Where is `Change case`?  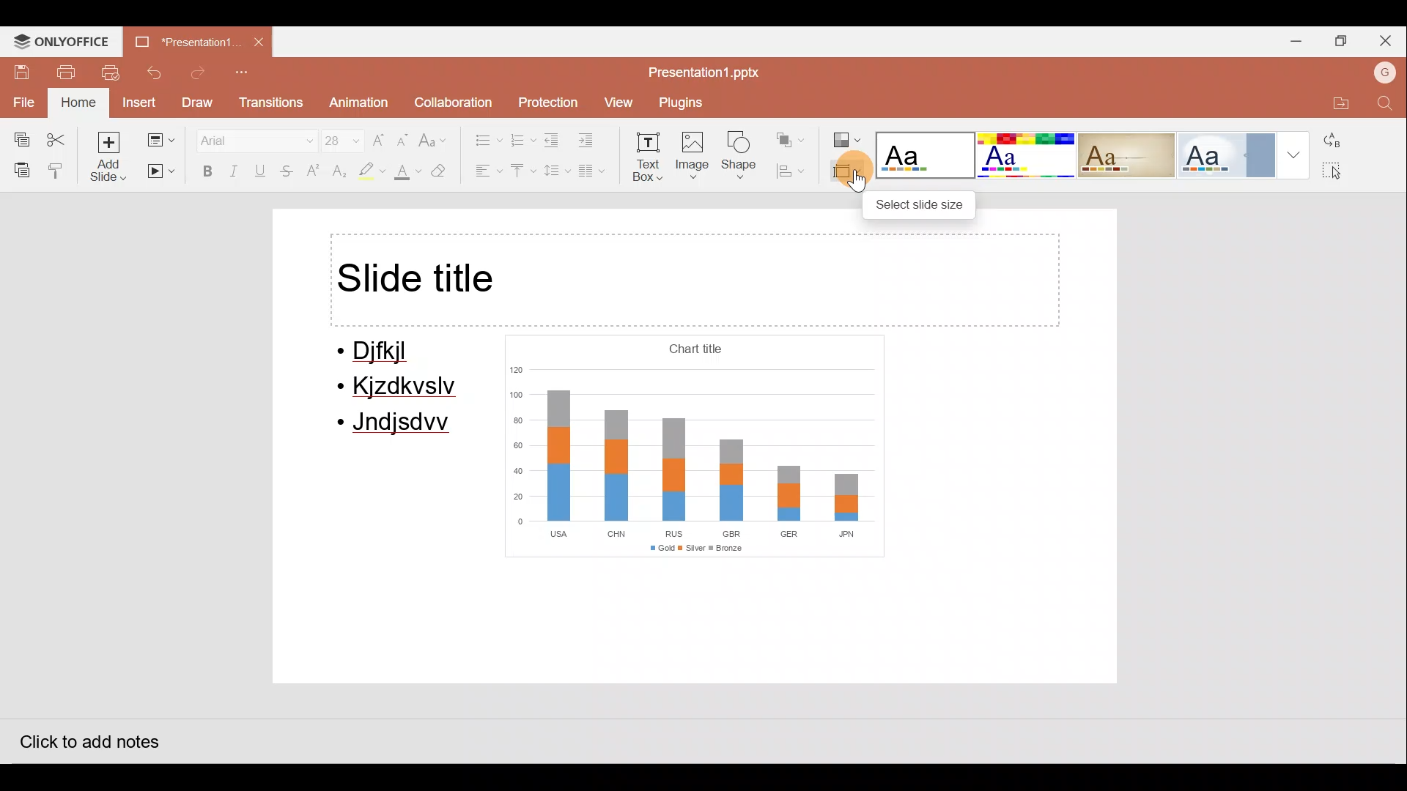 Change case is located at coordinates (436, 134).